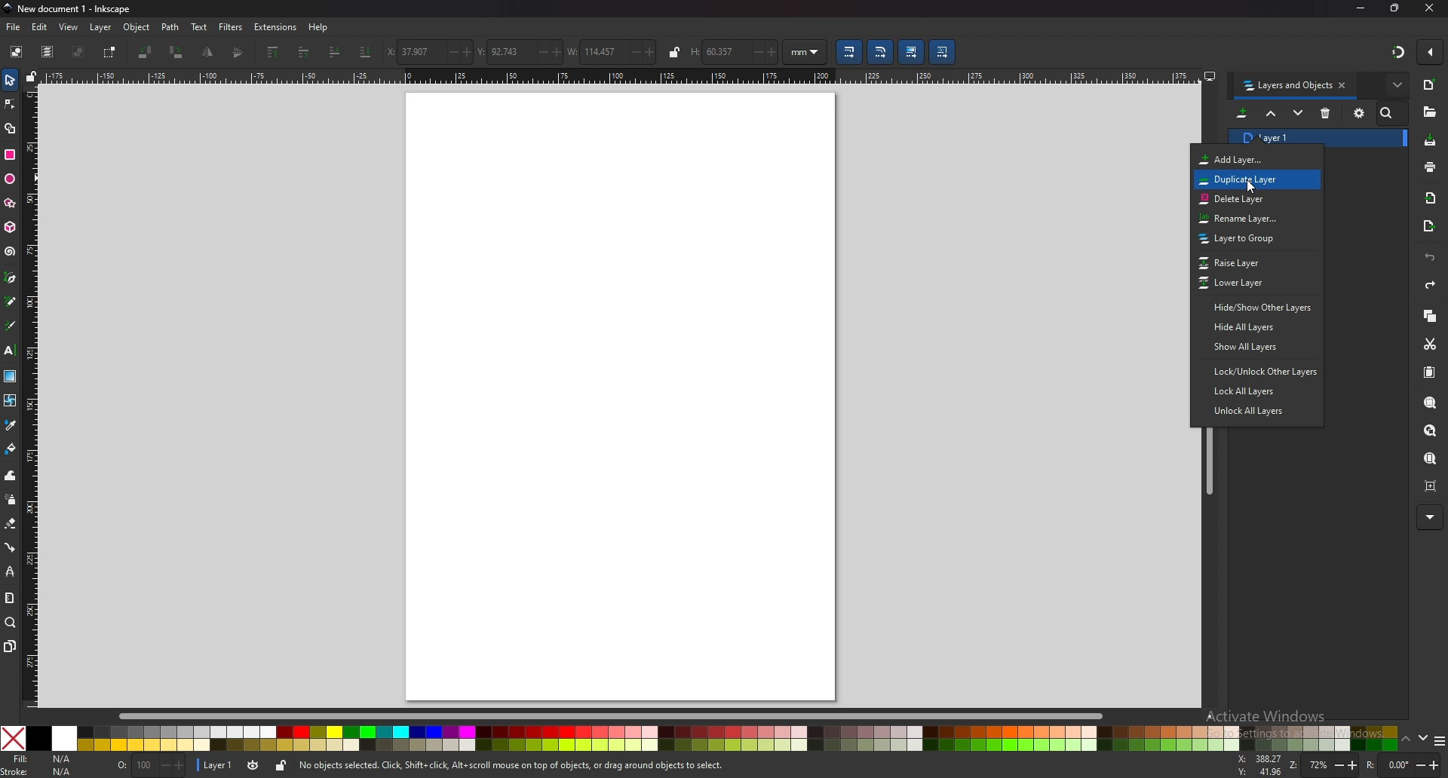 The width and height of the screenshot is (1448, 778). I want to click on delete, so click(1326, 113).